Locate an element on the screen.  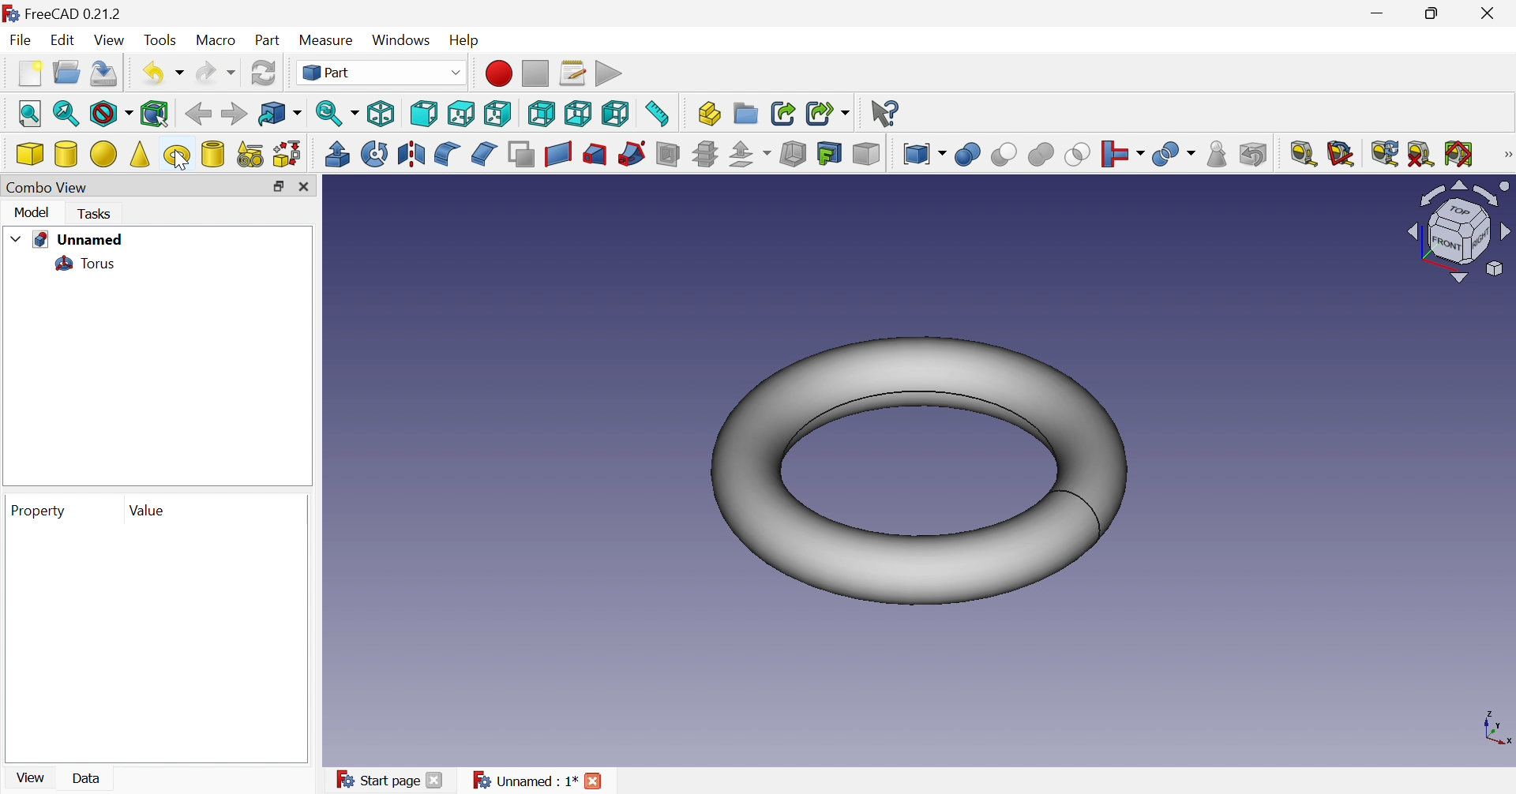
Close is located at coordinates (595, 781).